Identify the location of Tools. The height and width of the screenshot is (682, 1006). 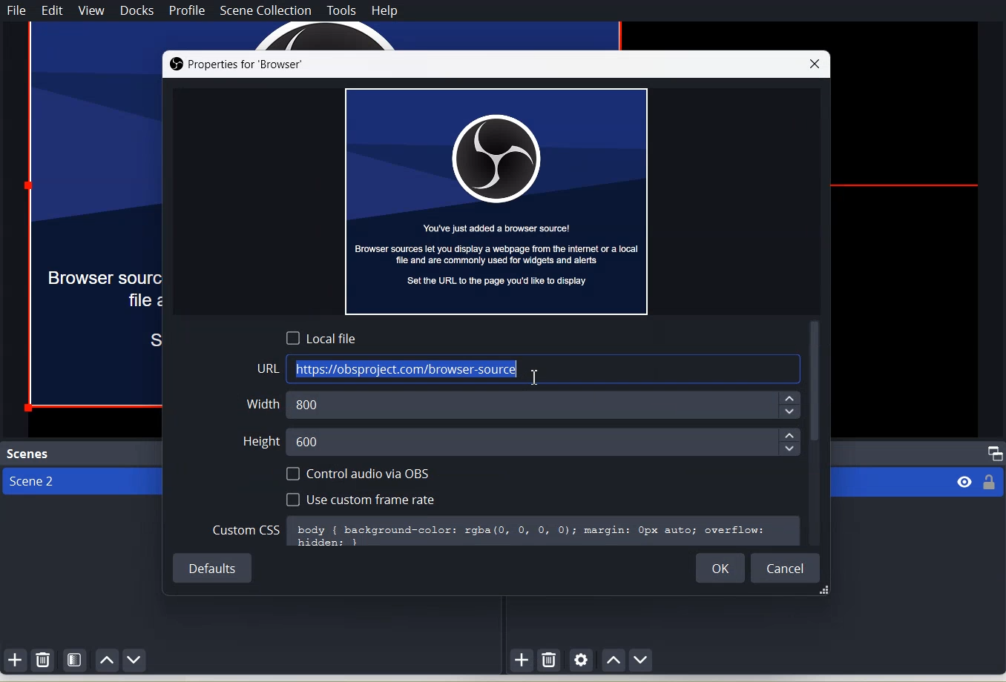
(343, 10).